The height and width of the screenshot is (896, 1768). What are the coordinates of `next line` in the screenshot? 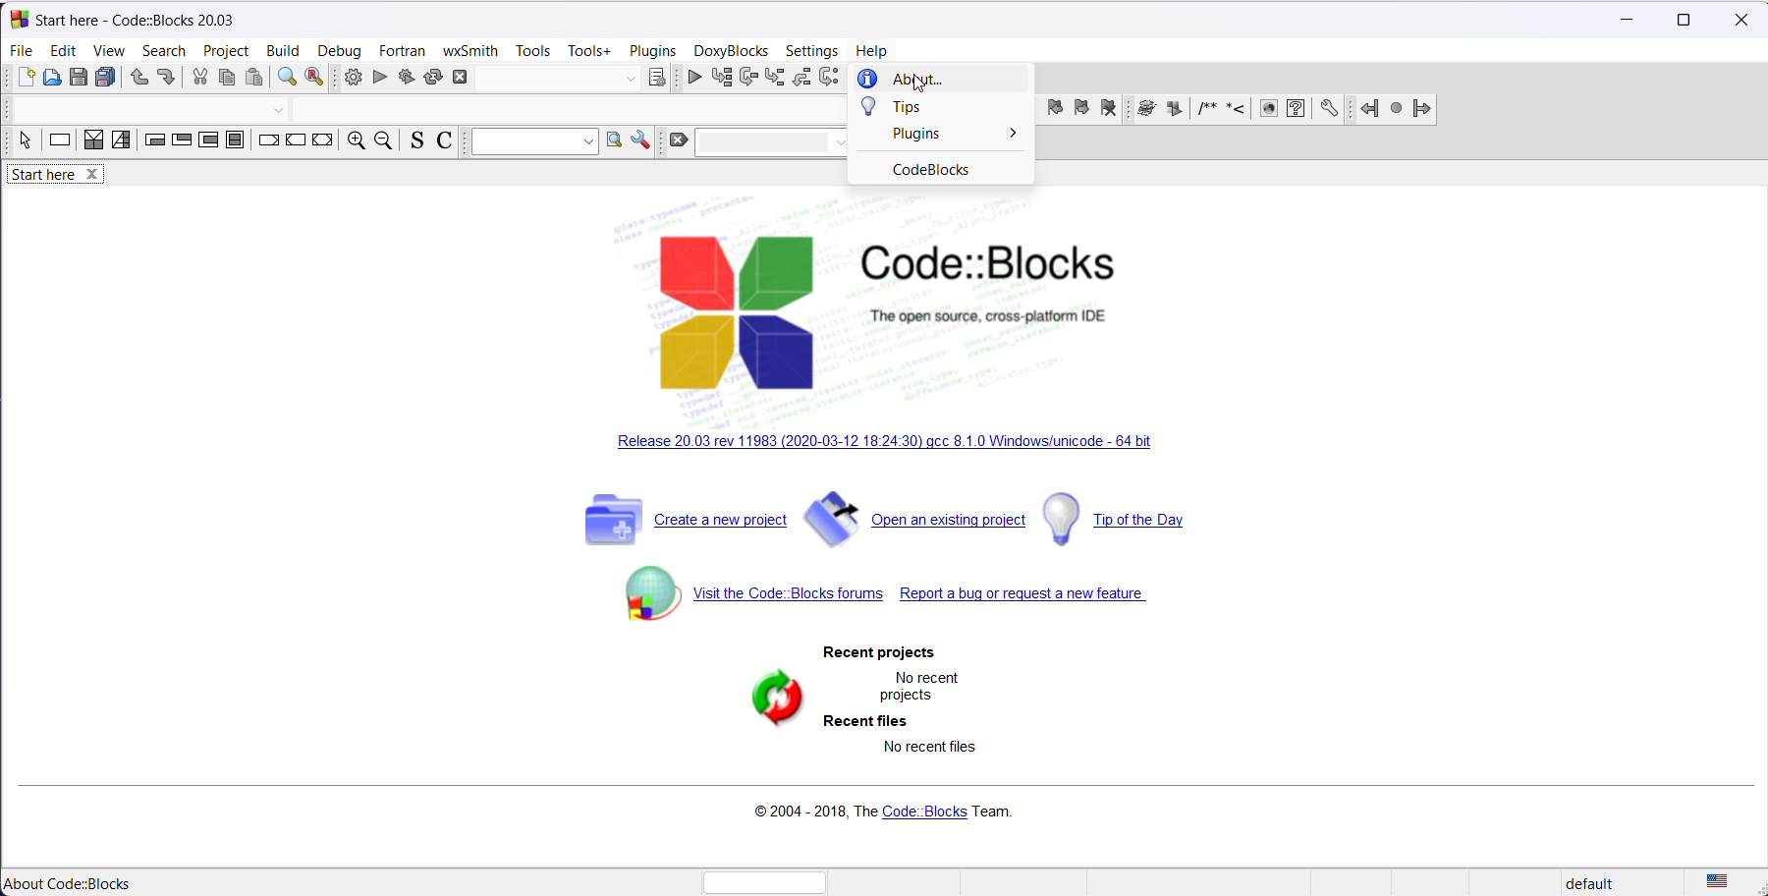 It's located at (747, 80).